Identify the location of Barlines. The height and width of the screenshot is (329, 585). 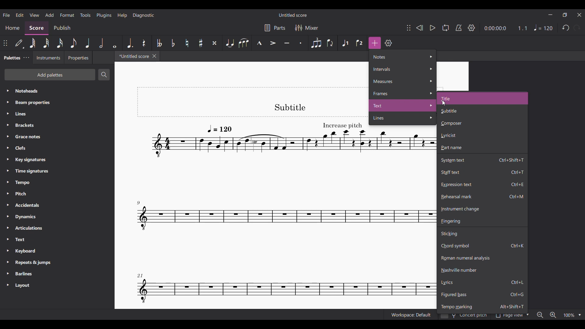
(58, 274).